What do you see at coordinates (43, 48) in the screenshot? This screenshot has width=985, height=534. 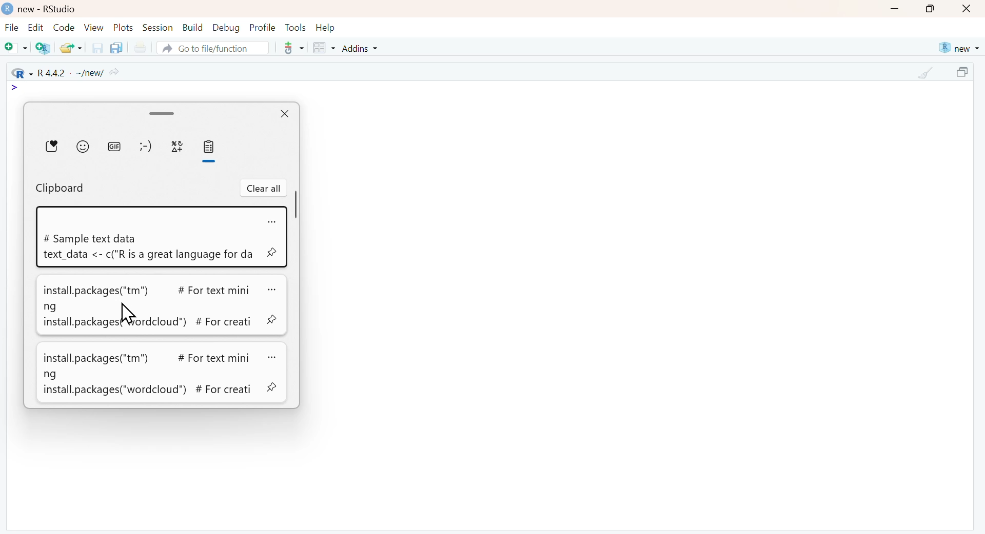 I see `Create a project` at bounding box center [43, 48].